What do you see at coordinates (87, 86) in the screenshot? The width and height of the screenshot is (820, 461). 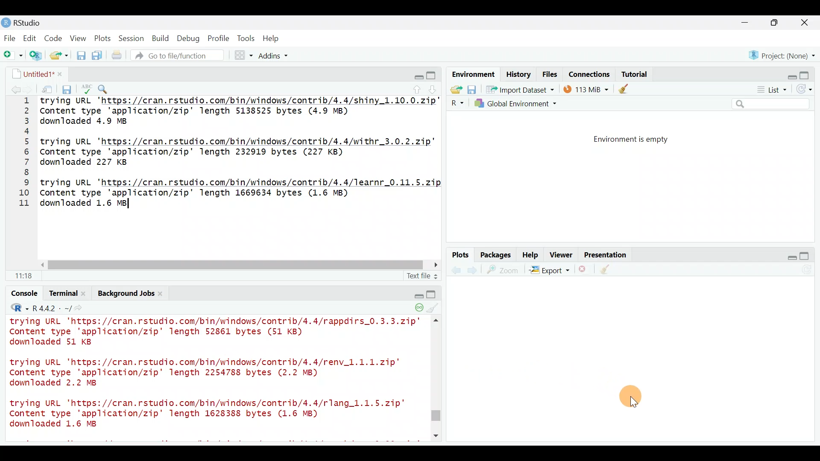 I see `check spelling in document` at bounding box center [87, 86].